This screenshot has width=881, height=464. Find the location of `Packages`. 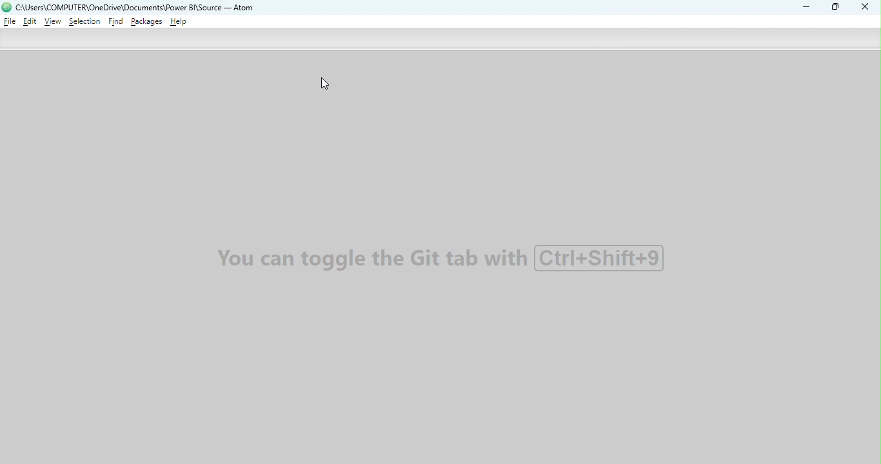

Packages is located at coordinates (147, 22).